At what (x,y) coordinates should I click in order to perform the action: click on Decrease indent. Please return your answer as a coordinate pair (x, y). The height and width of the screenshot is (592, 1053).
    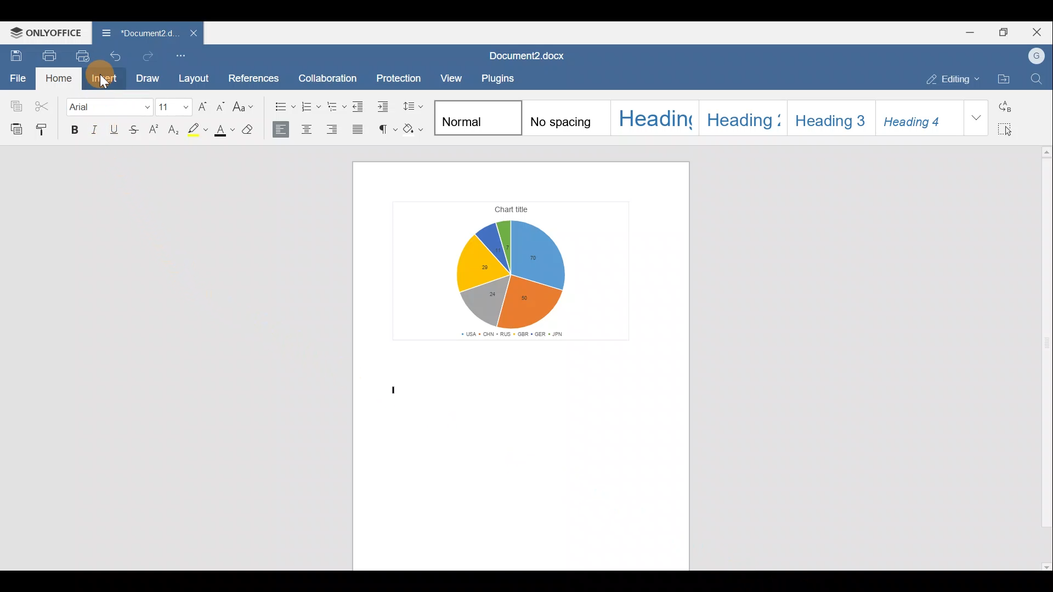
    Looking at the image, I should click on (361, 106).